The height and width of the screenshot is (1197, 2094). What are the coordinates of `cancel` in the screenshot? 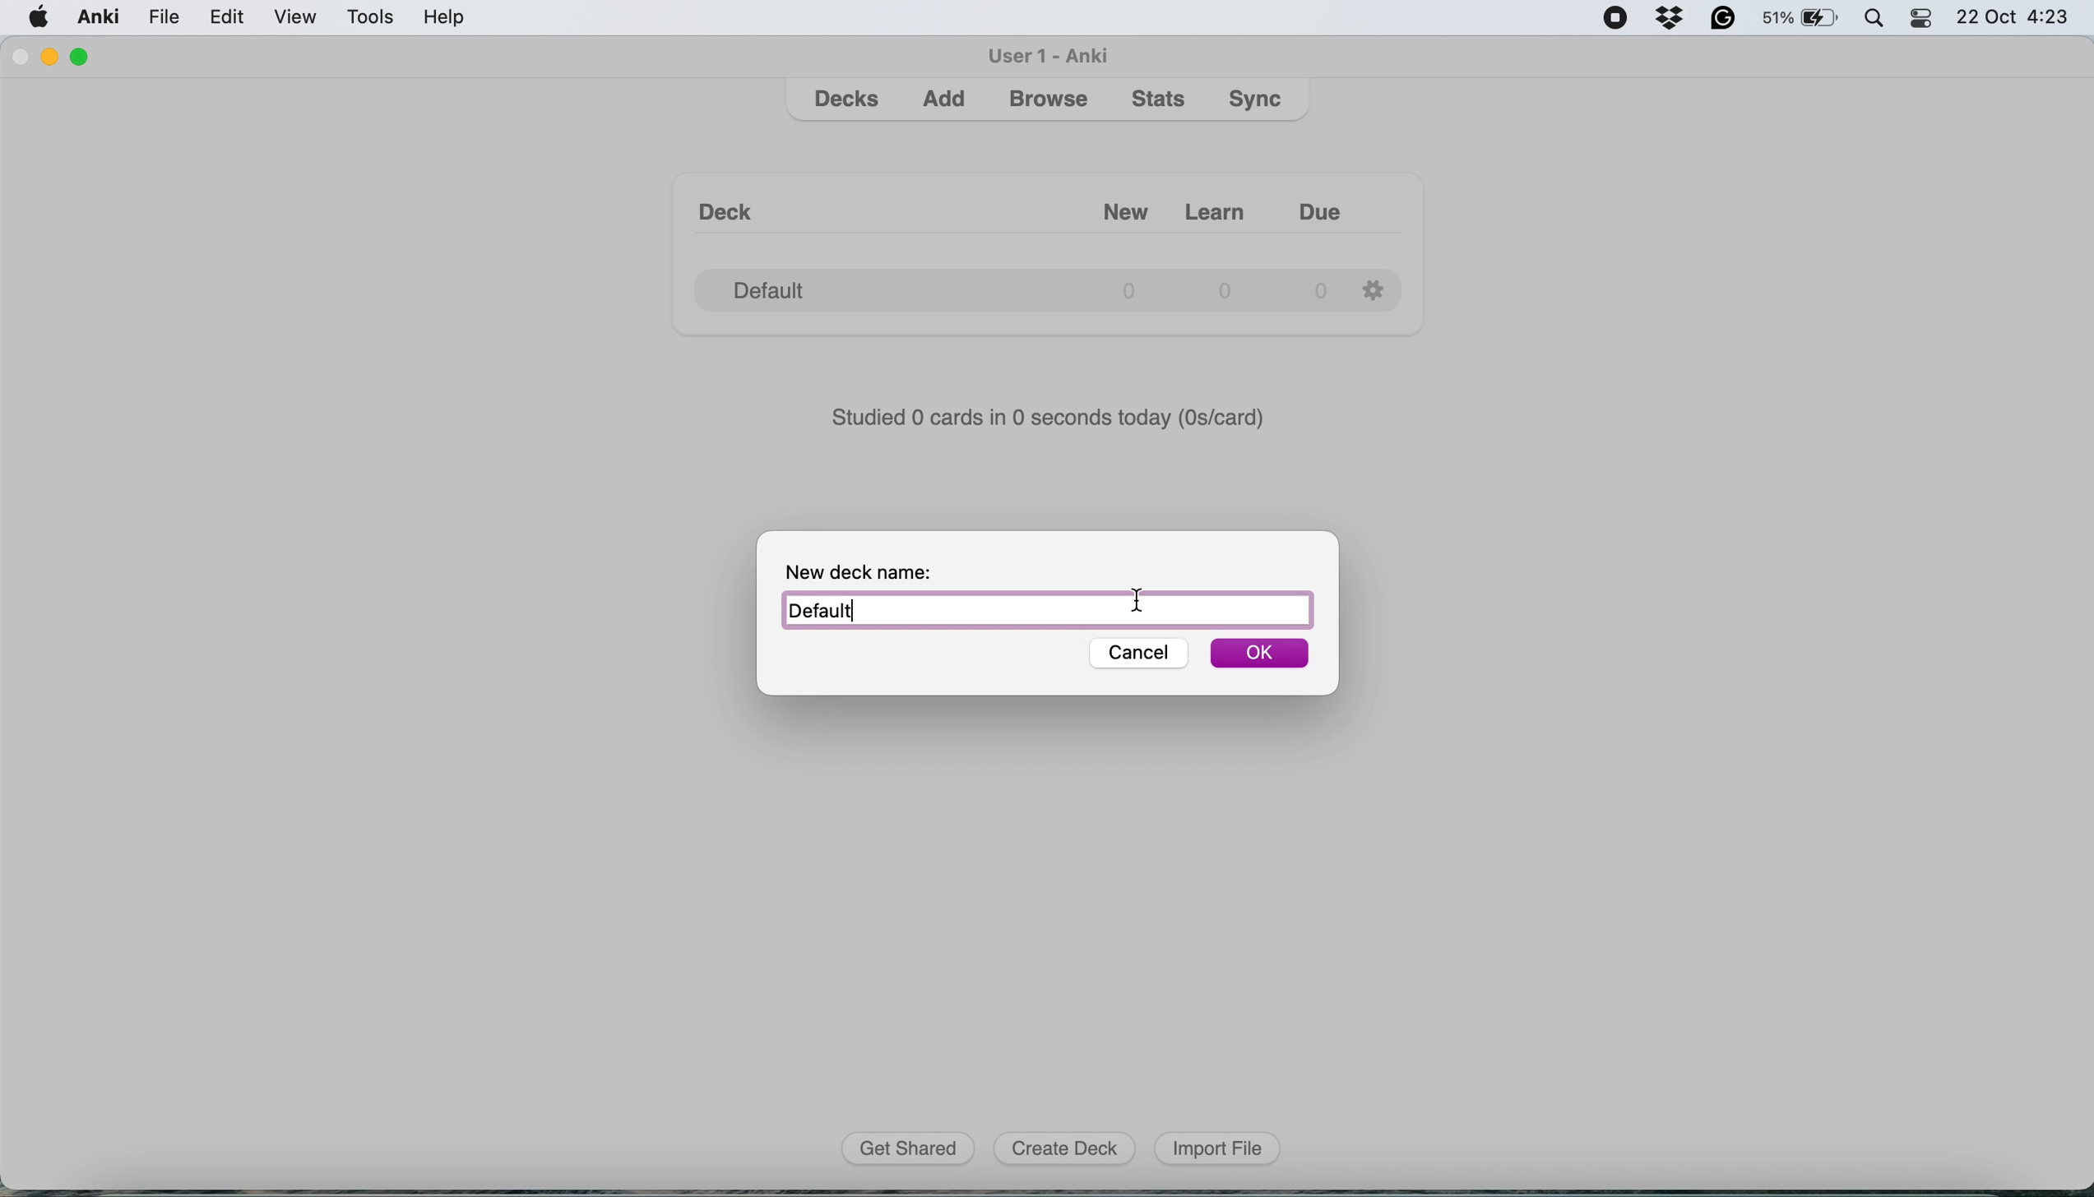 It's located at (1133, 654).